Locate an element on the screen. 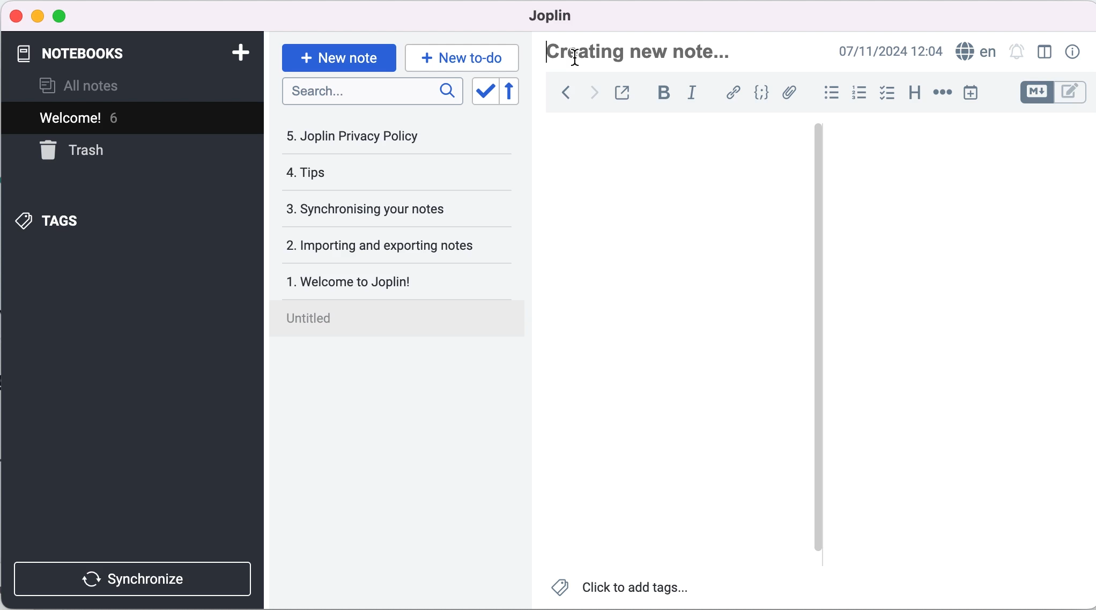  hyperlink is located at coordinates (734, 92).